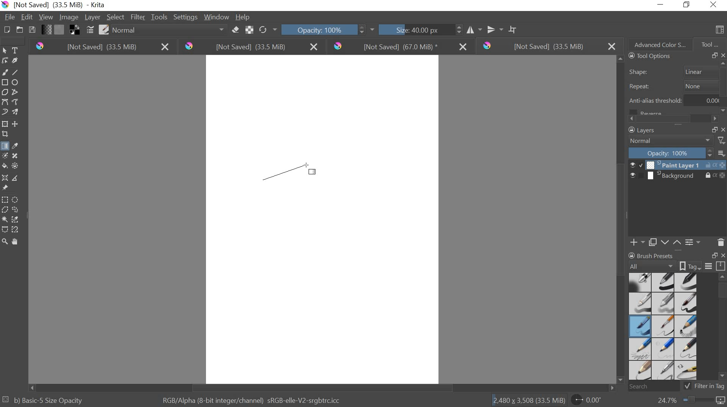 Image resolution: width=727 pixels, height=407 pixels. I want to click on NORMAL, so click(671, 141).